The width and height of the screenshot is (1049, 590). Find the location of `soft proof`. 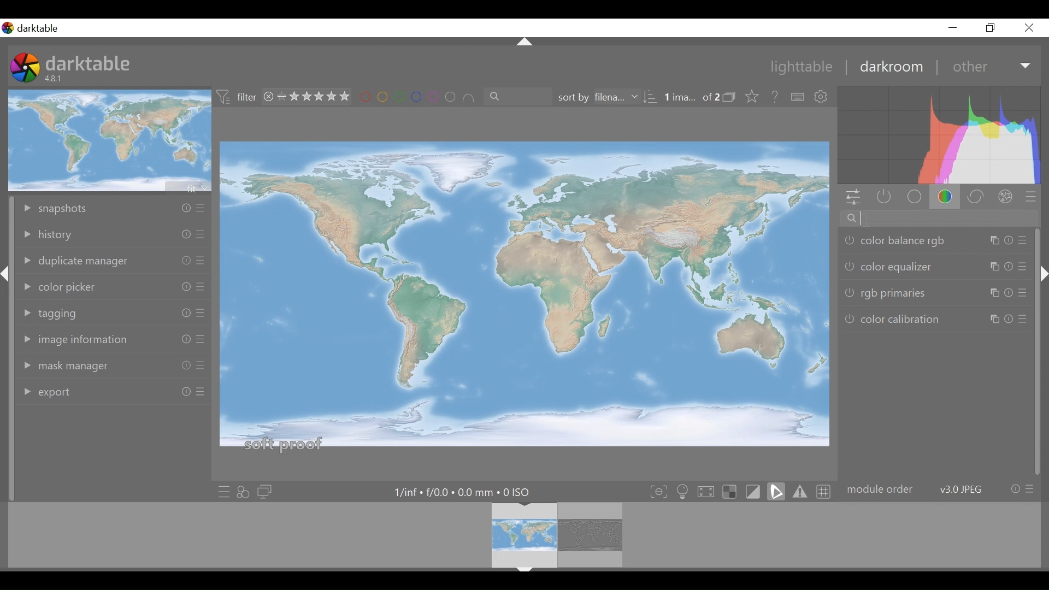

soft proof is located at coordinates (285, 444).